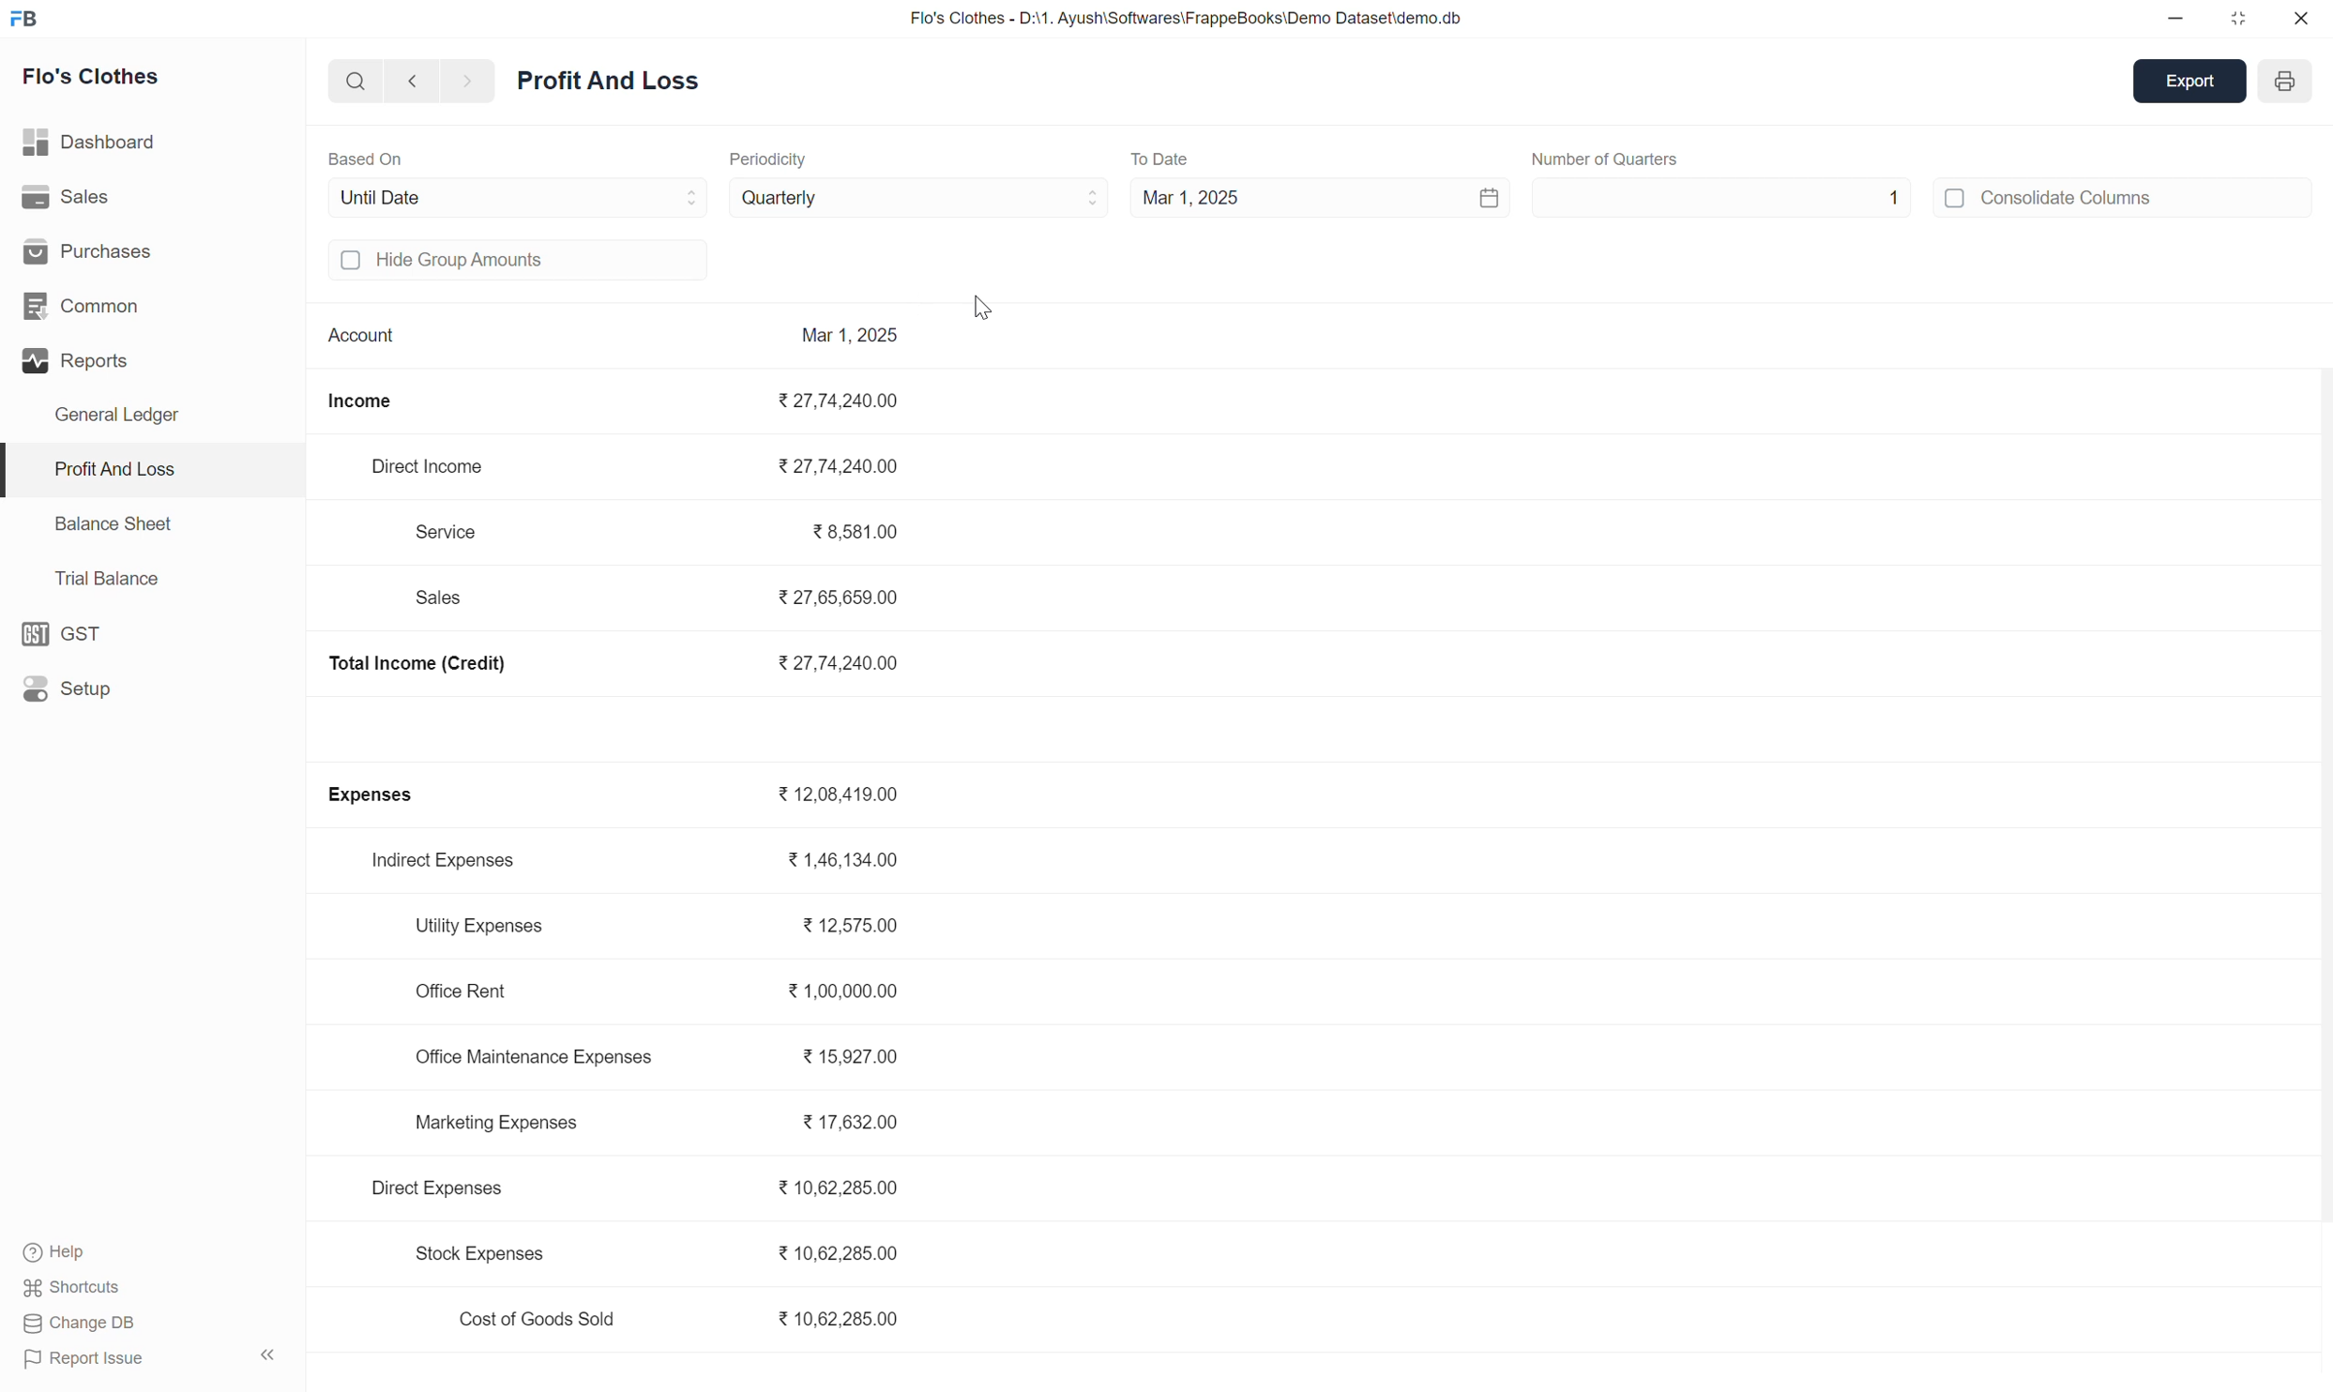 The image size is (2333, 1392). What do you see at coordinates (95, 82) in the screenshot?
I see `Flo's Clothes` at bounding box center [95, 82].